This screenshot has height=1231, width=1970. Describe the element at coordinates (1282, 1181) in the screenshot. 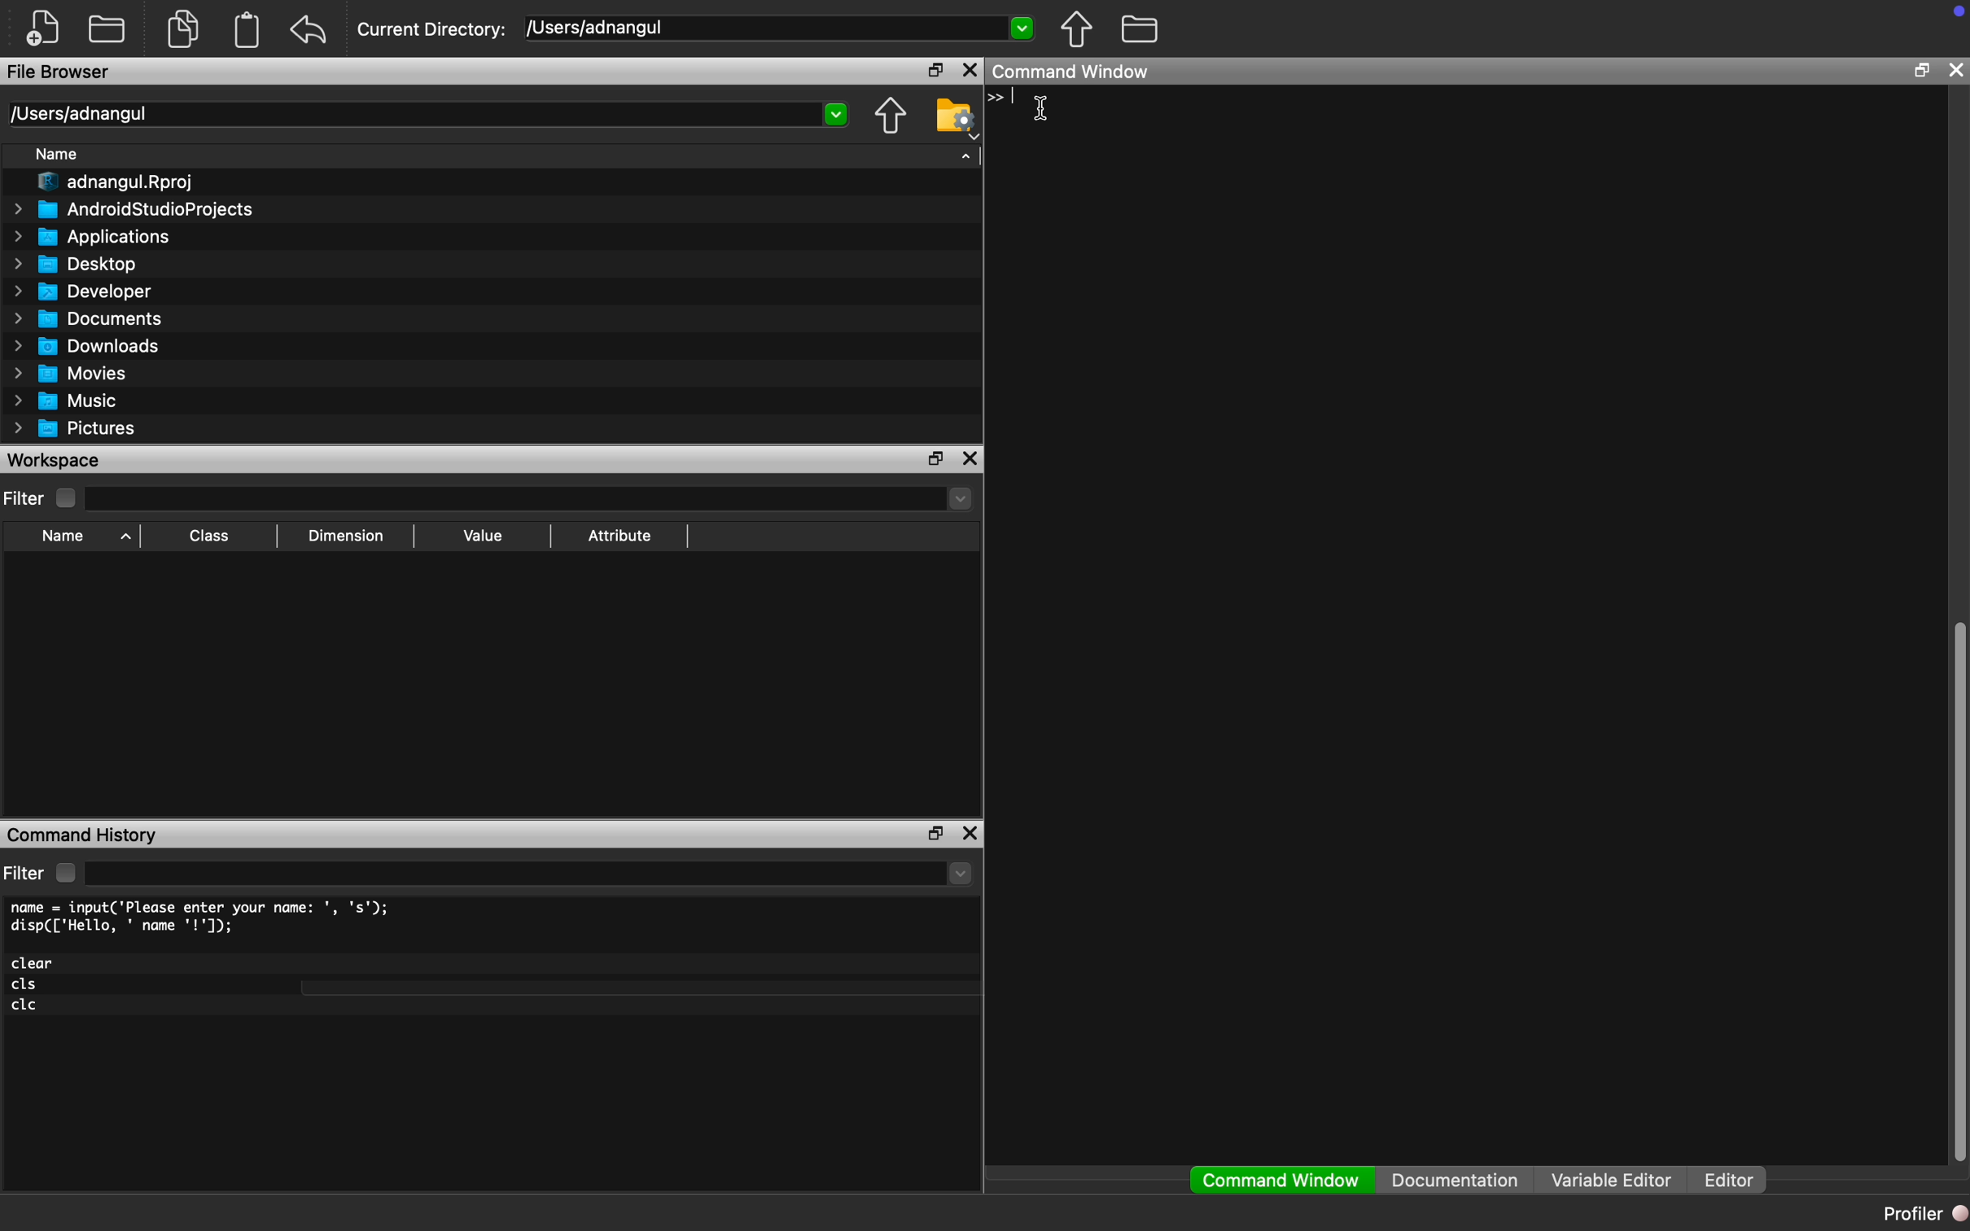

I see `Command Window` at that location.